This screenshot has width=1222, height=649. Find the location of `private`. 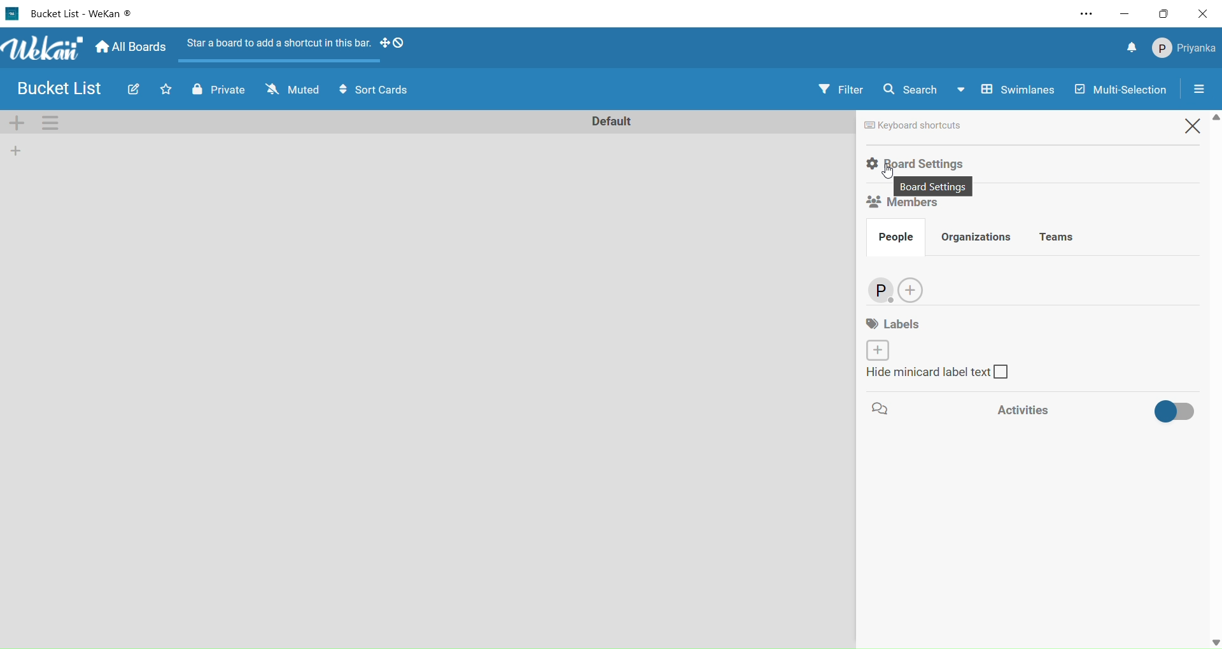

private is located at coordinates (221, 90).